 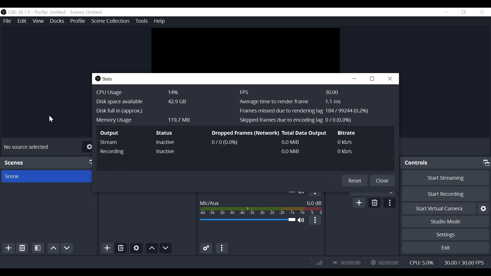 I want to click on move up, so click(x=53, y=248).